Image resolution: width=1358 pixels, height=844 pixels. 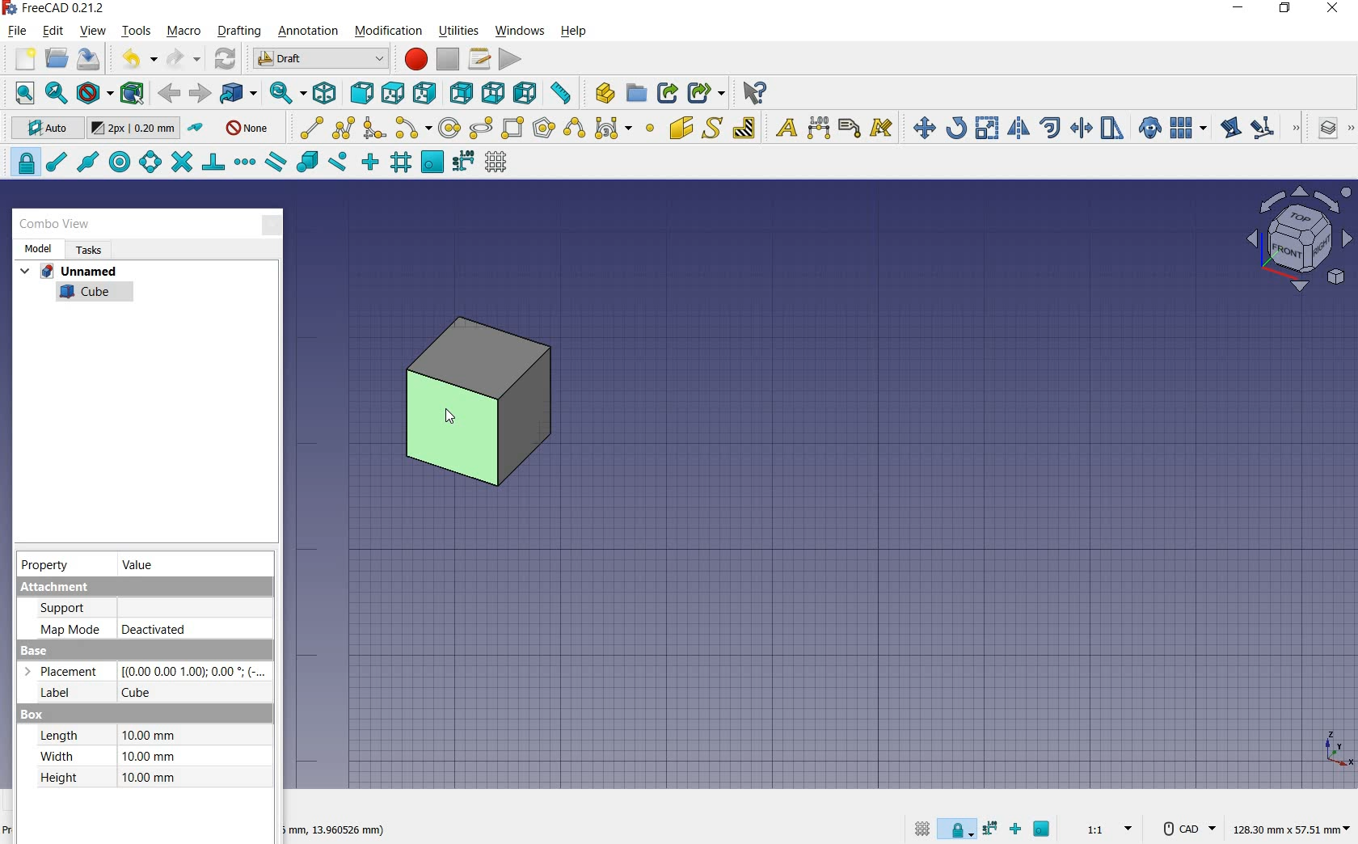 What do you see at coordinates (361, 93) in the screenshot?
I see `front` at bounding box center [361, 93].